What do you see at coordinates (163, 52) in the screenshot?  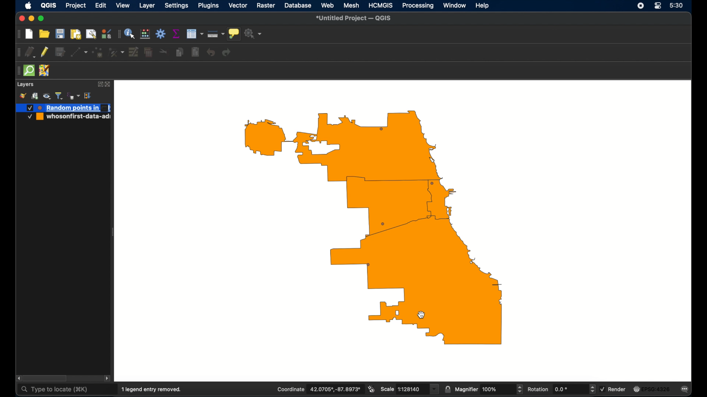 I see `cut features` at bounding box center [163, 52].